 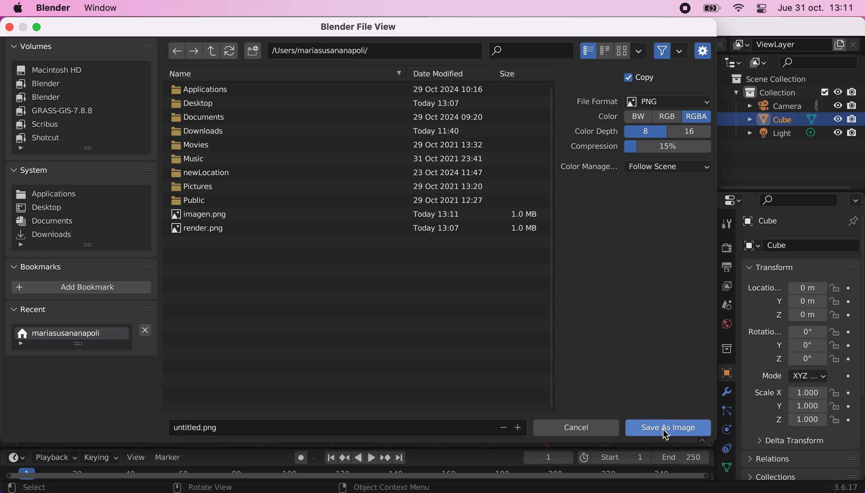 I want to click on volumes, so click(x=82, y=99).